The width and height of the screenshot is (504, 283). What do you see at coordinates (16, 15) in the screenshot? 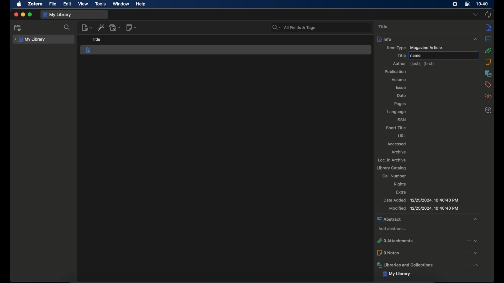
I see `close` at bounding box center [16, 15].